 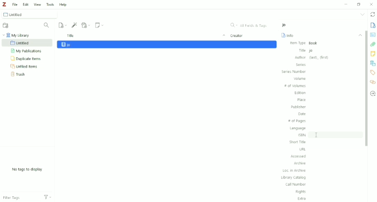 What do you see at coordinates (37, 5) in the screenshot?
I see `View` at bounding box center [37, 5].